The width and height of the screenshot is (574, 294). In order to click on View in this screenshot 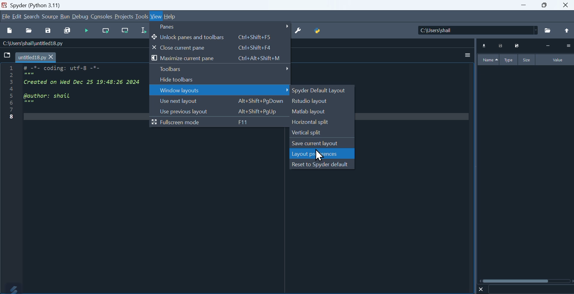, I will do `click(156, 17)`.